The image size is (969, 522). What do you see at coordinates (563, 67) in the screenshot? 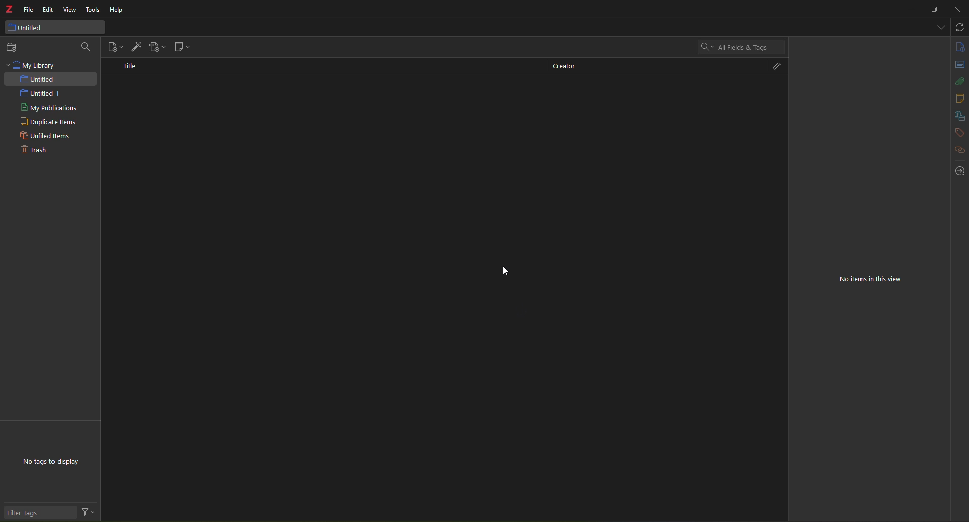
I see `creator` at bounding box center [563, 67].